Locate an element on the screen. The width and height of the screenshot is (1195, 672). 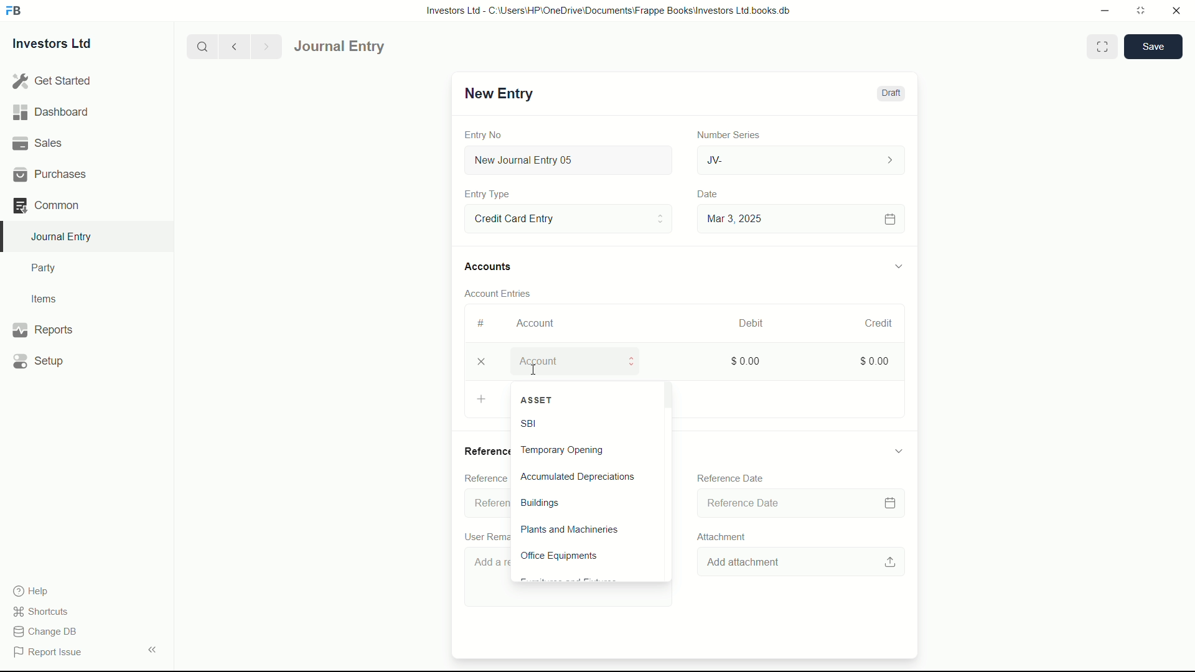
Office Equipments is located at coordinates (586, 555).